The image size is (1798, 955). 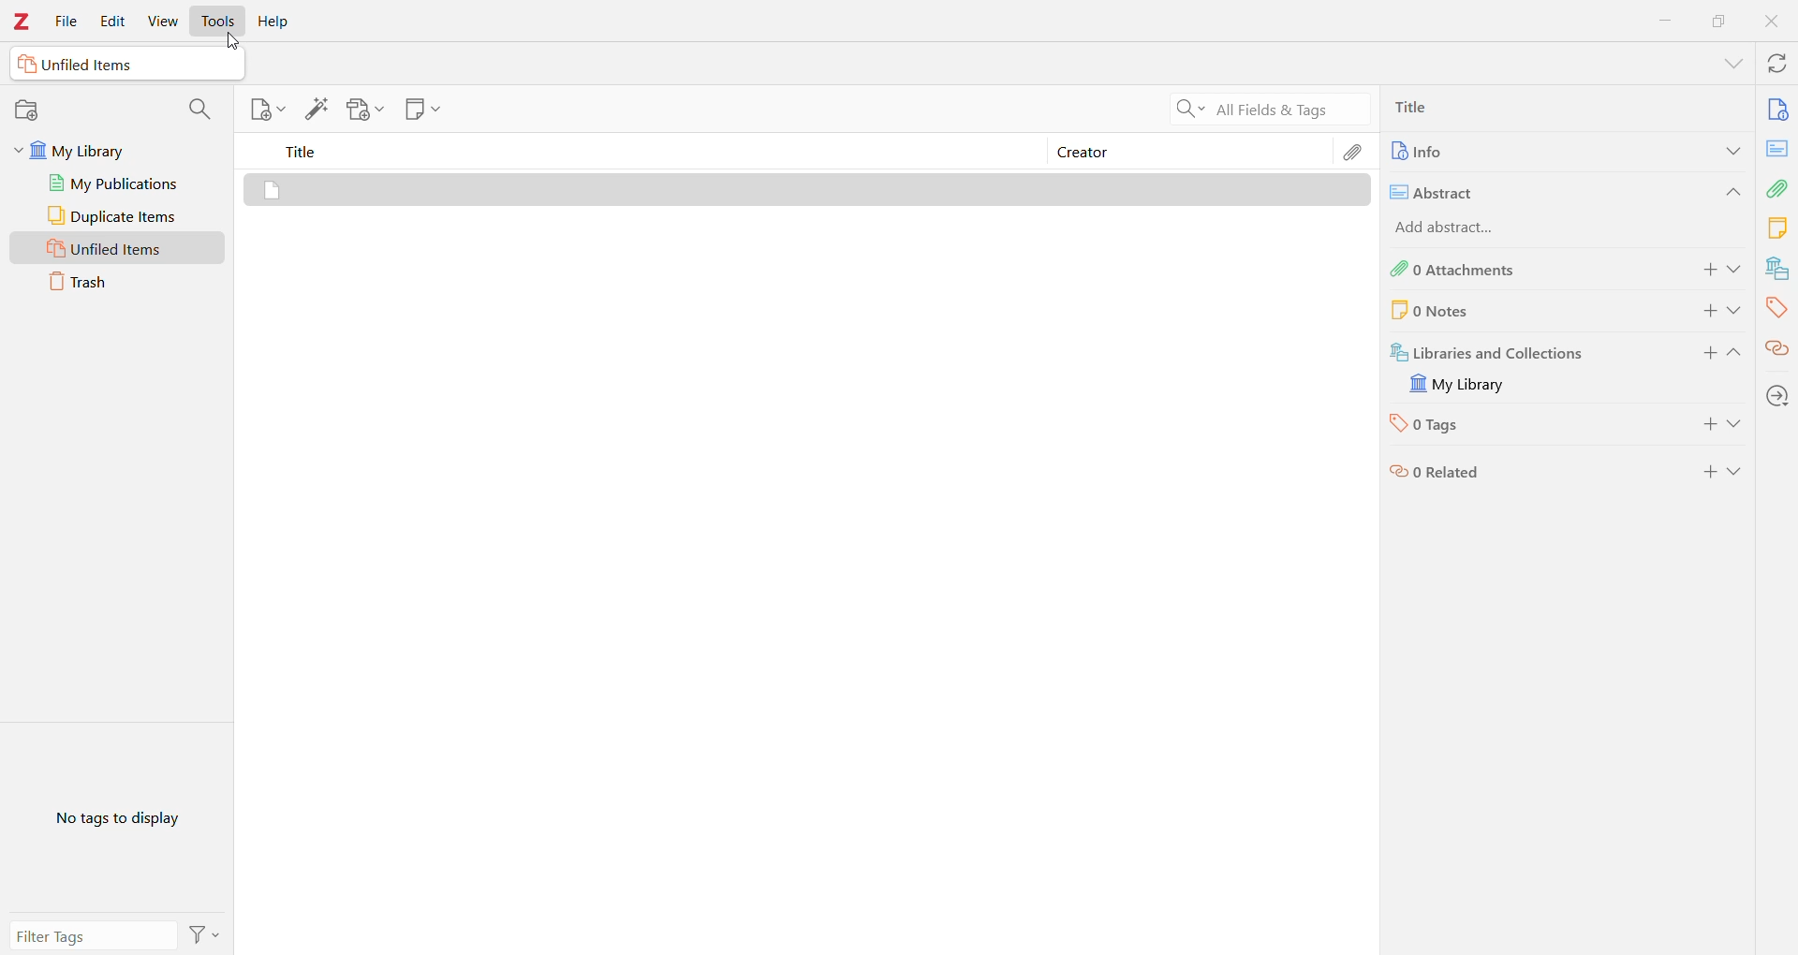 What do you see at coordinates (126, 184) in the screenshot?
I see `My Publications` at bounding box center [126, 184].